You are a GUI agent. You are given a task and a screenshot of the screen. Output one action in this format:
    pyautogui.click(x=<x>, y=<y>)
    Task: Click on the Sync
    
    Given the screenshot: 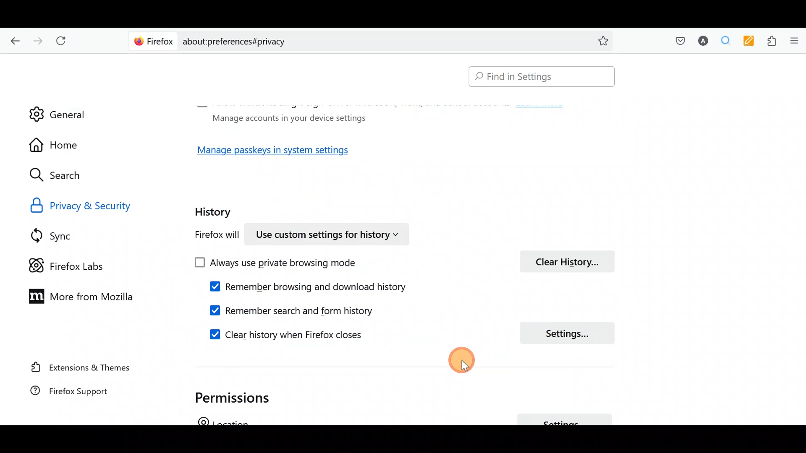 What is the action you would take?
    pyautogui.click(x=63, y=235)
    